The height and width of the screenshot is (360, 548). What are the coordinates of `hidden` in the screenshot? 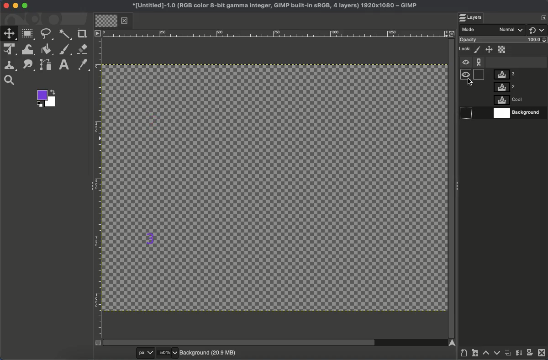 It's located at (479, 74).